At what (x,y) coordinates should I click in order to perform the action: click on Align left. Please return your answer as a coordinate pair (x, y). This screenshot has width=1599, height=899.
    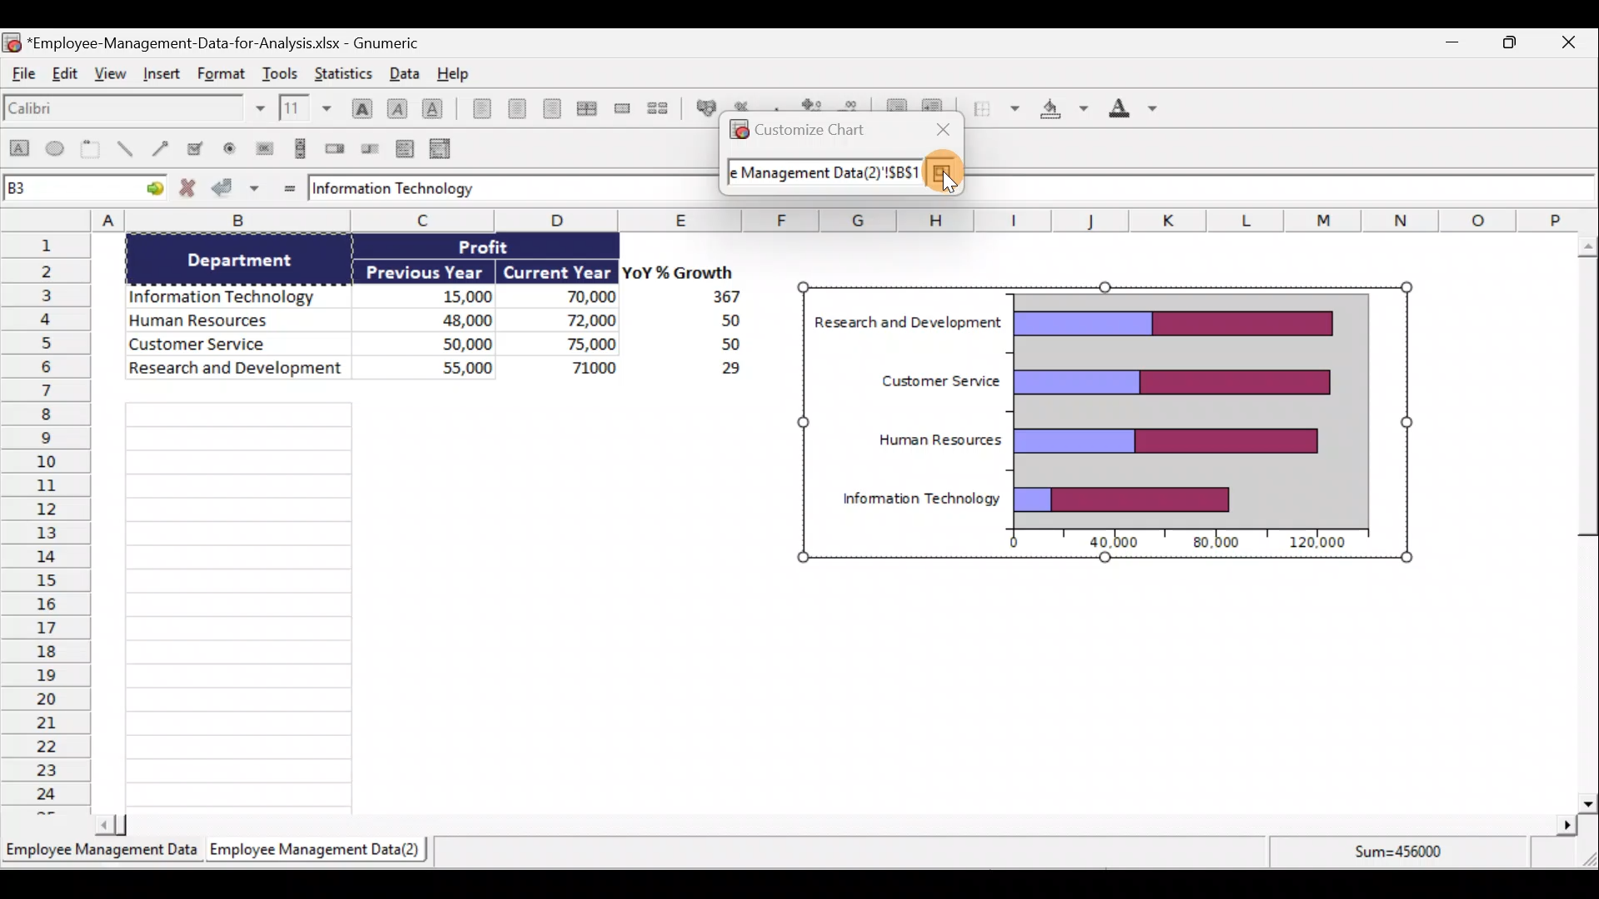
    Looking at the image, I should click on (481, 108).